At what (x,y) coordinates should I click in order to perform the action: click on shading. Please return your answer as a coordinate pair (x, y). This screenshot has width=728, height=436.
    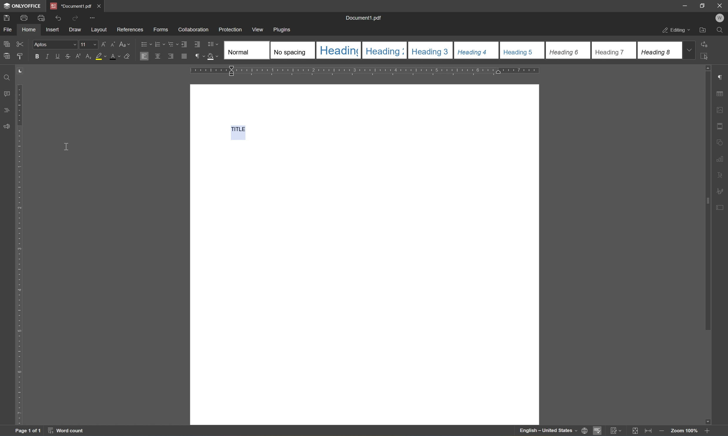
    Looking at the image, I should click on (214, 56).